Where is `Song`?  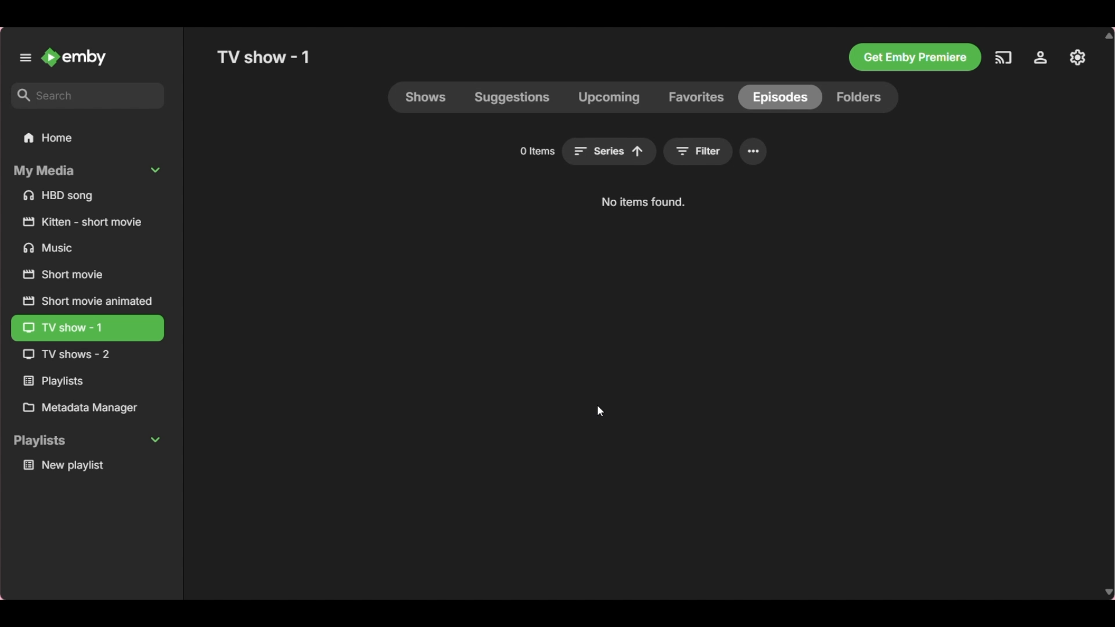
Song is located at coordinates (88, 196).